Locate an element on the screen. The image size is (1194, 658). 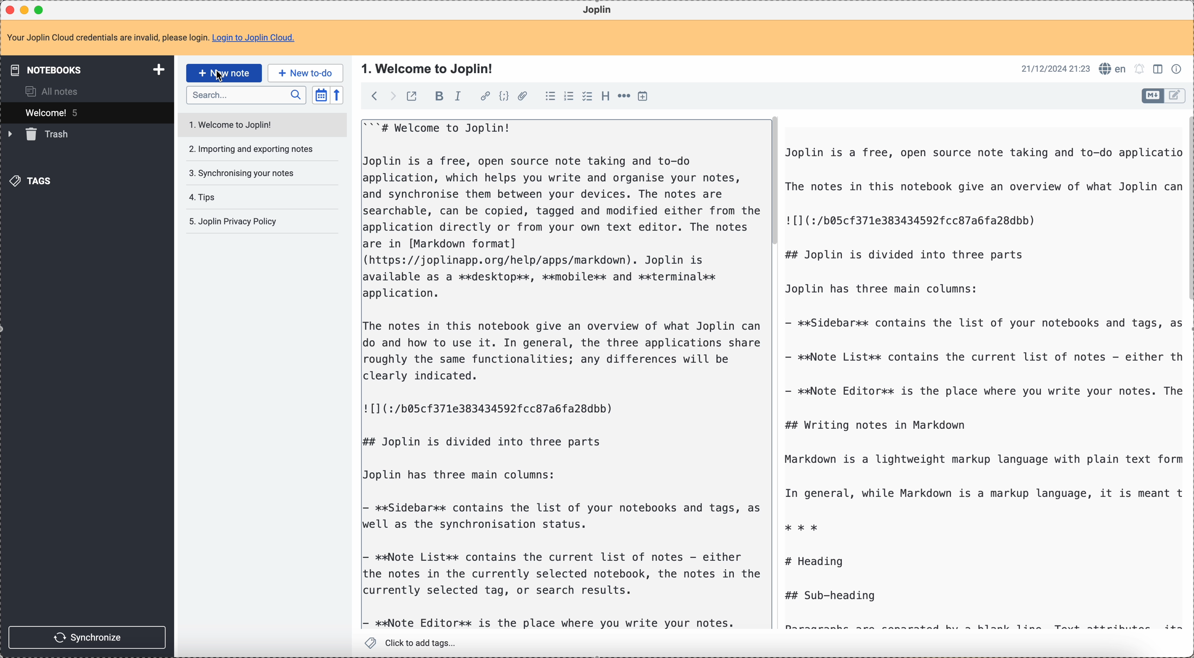
title is located at coordinates (426, 68).